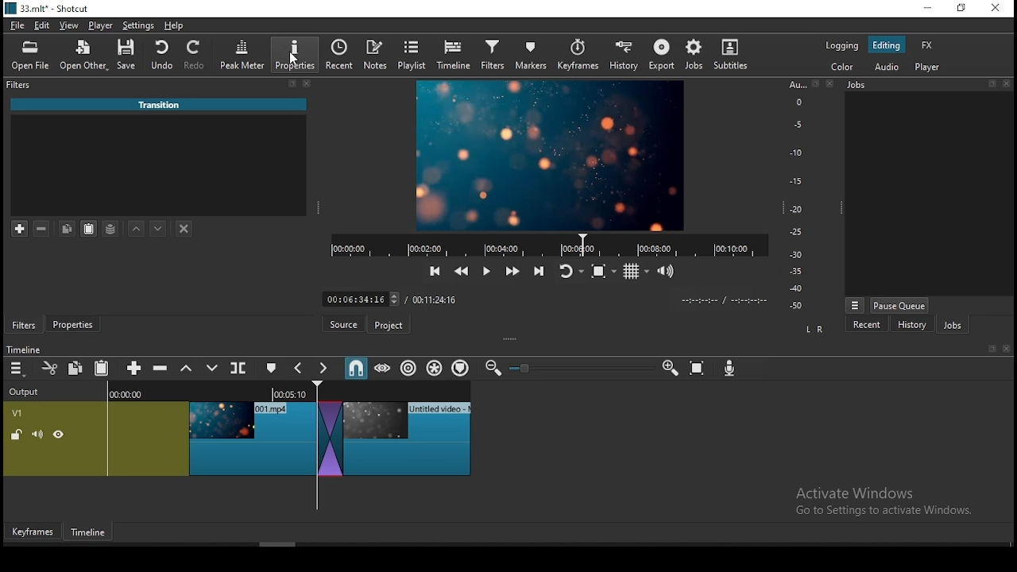  Describe the element at coordinates (842, 45) in the screenshot. I see `color` at that location.